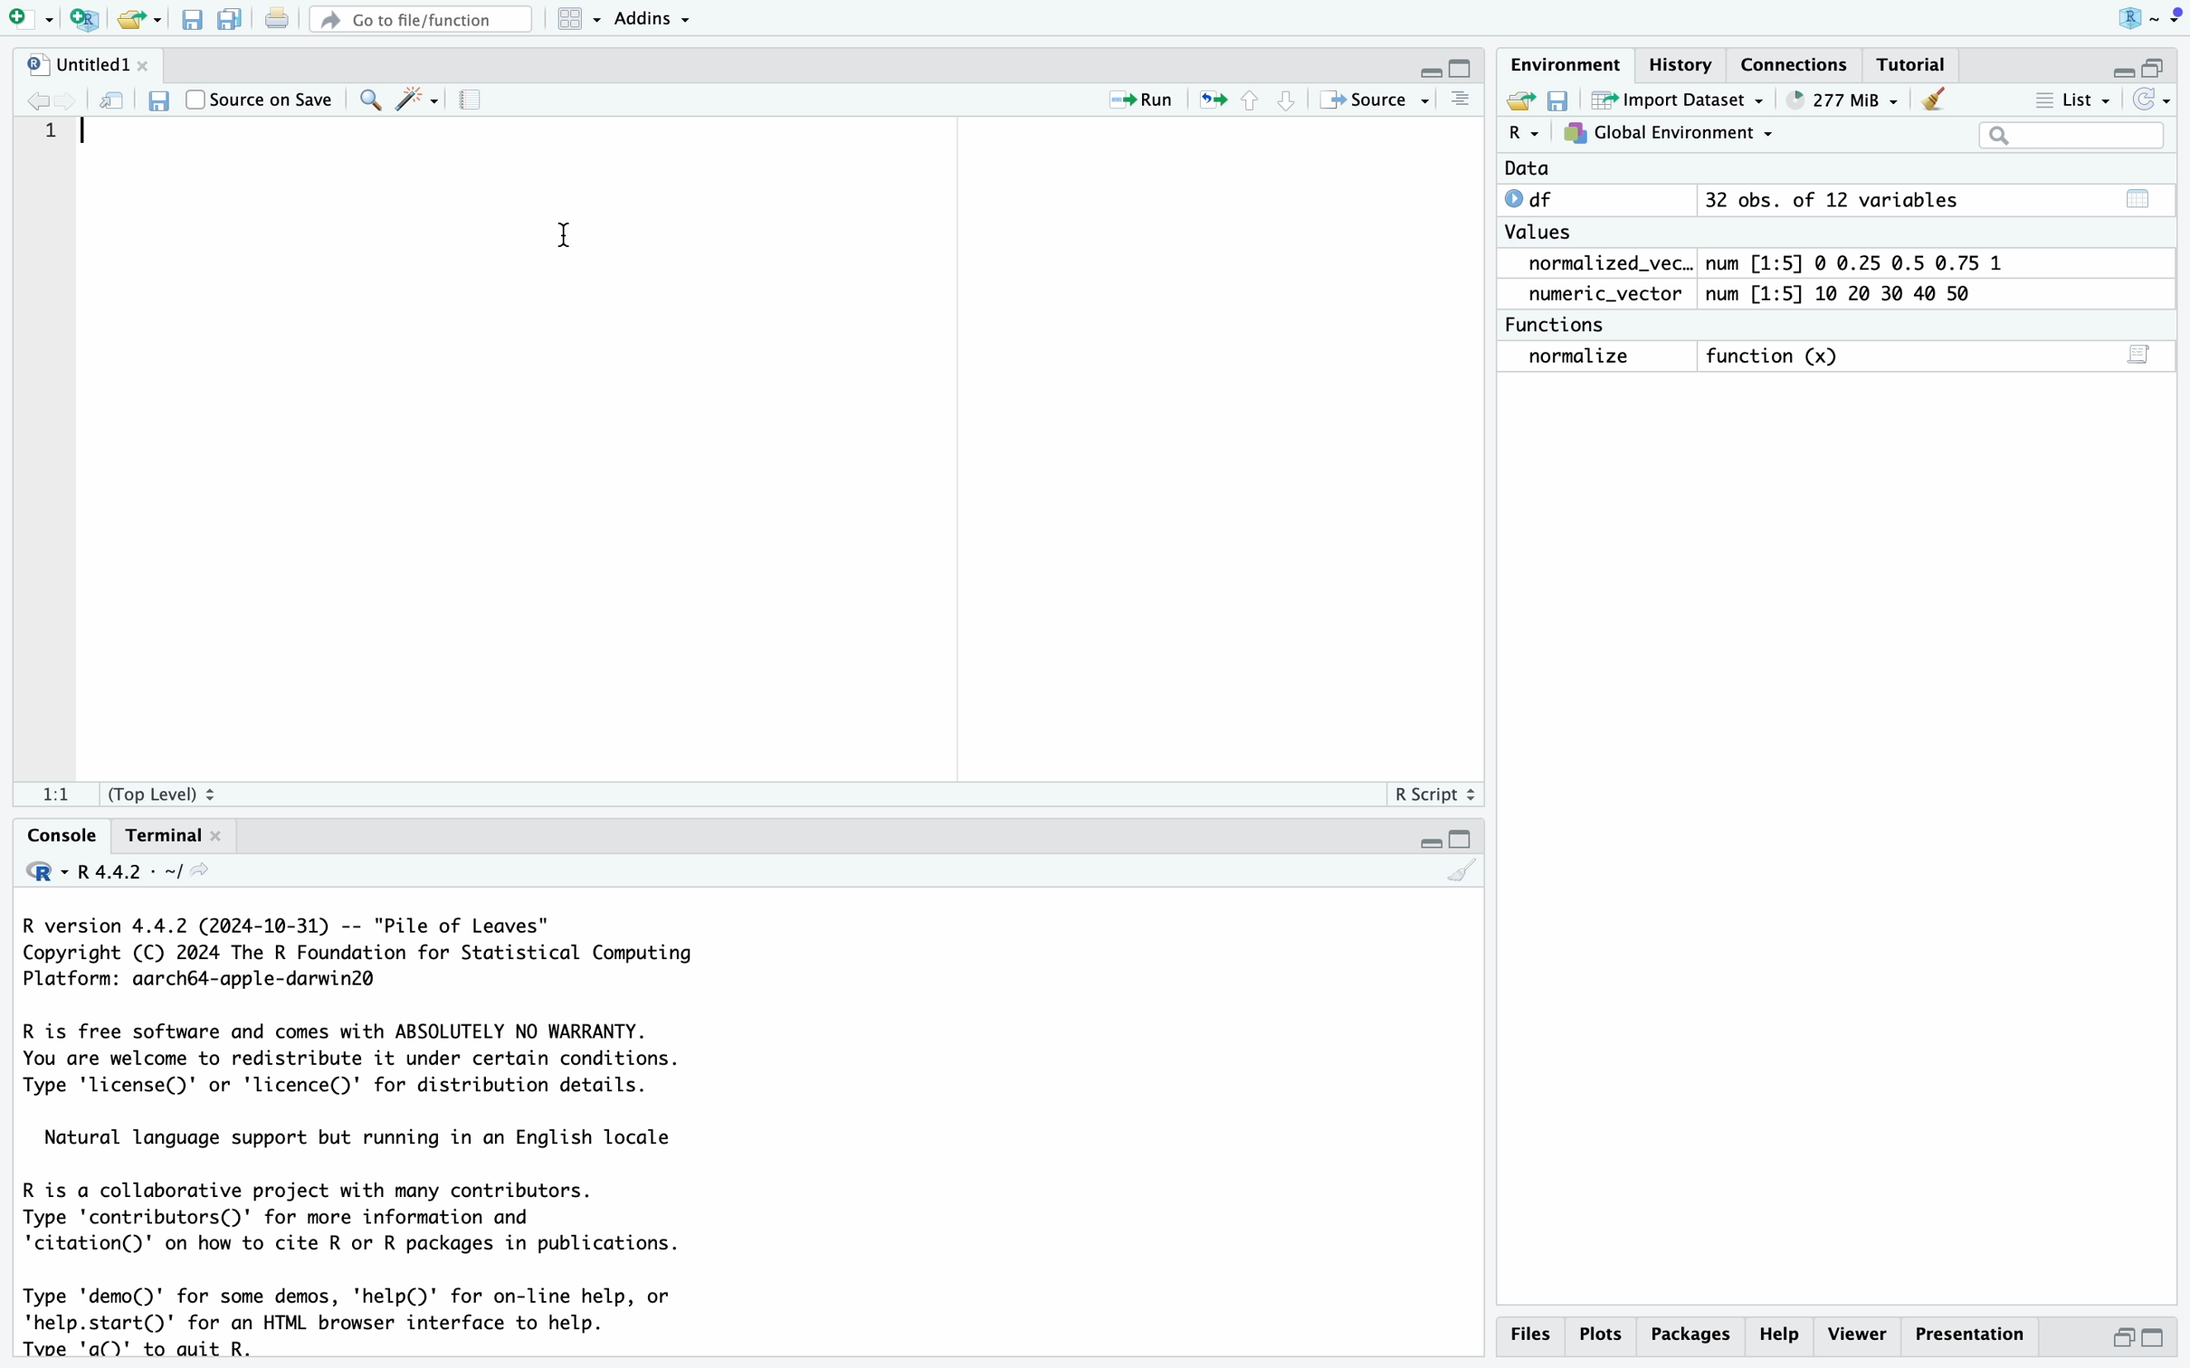  What do you see at coordinates (1867, 260) in the screenshot?
I see `num [1:5] © 0.25 0.5 0.75 1` at bounding box center [1867, 260].